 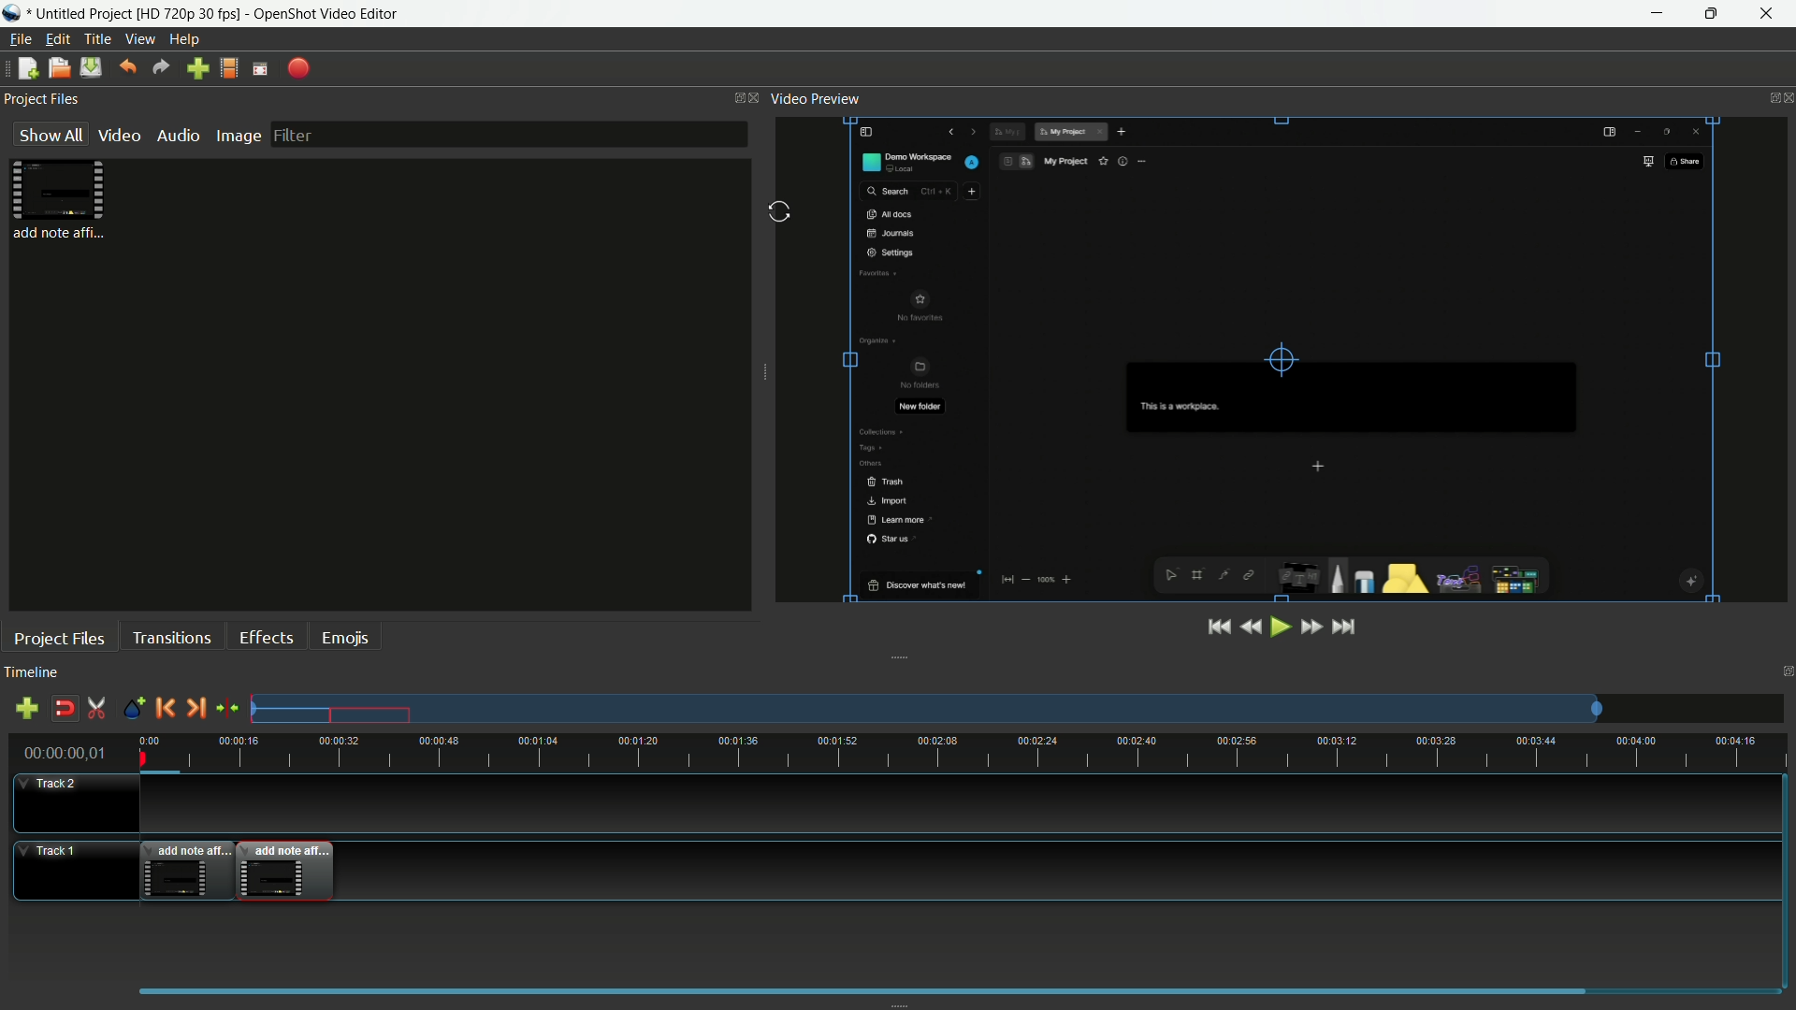 What do you see at coordinates (26, 707) in the screenshot?
I see `add track` at bounding box center [26, 707].